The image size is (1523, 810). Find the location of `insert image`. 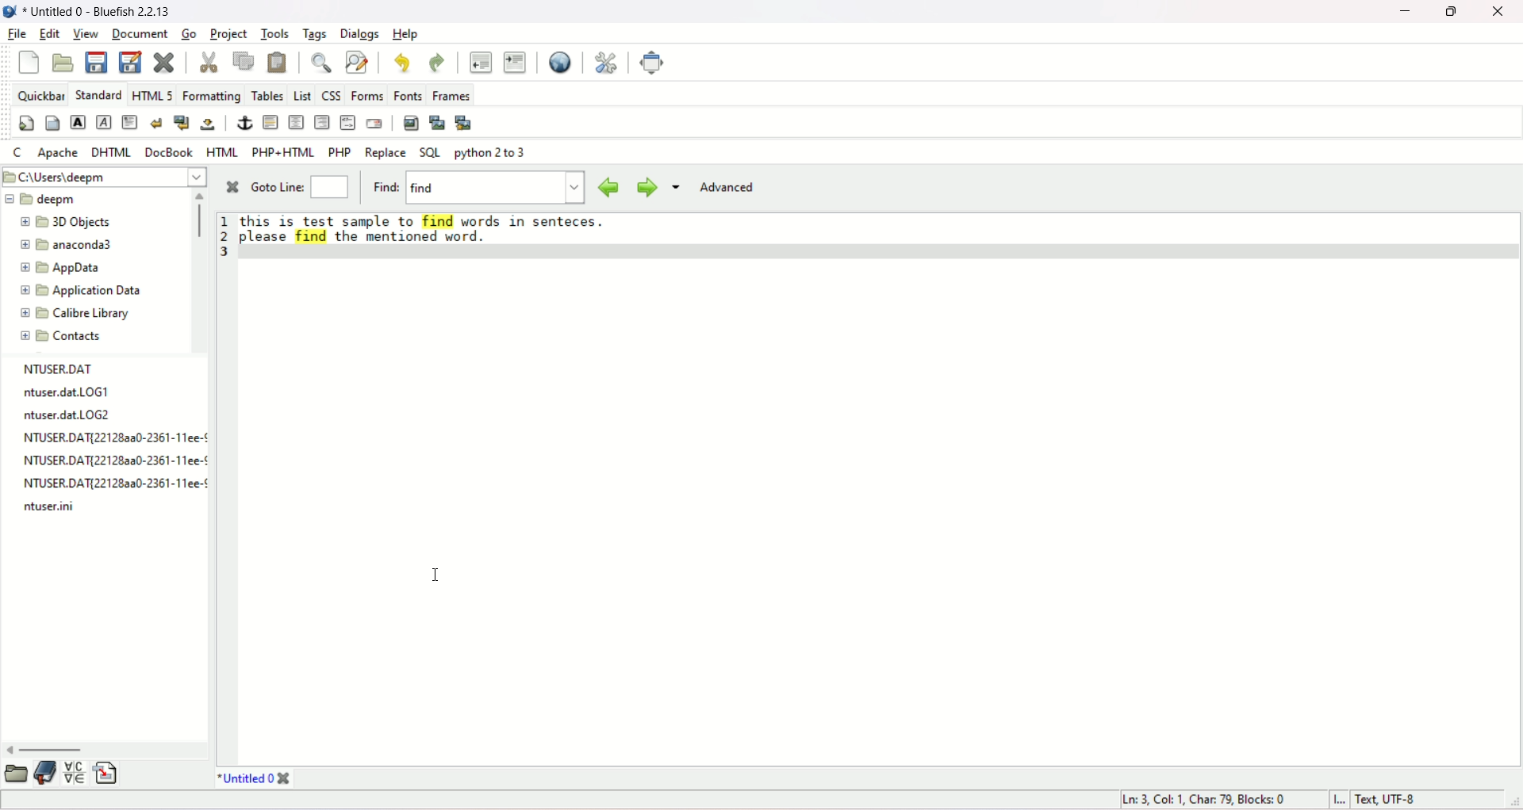

insert image is located at coordinates (410, 122).